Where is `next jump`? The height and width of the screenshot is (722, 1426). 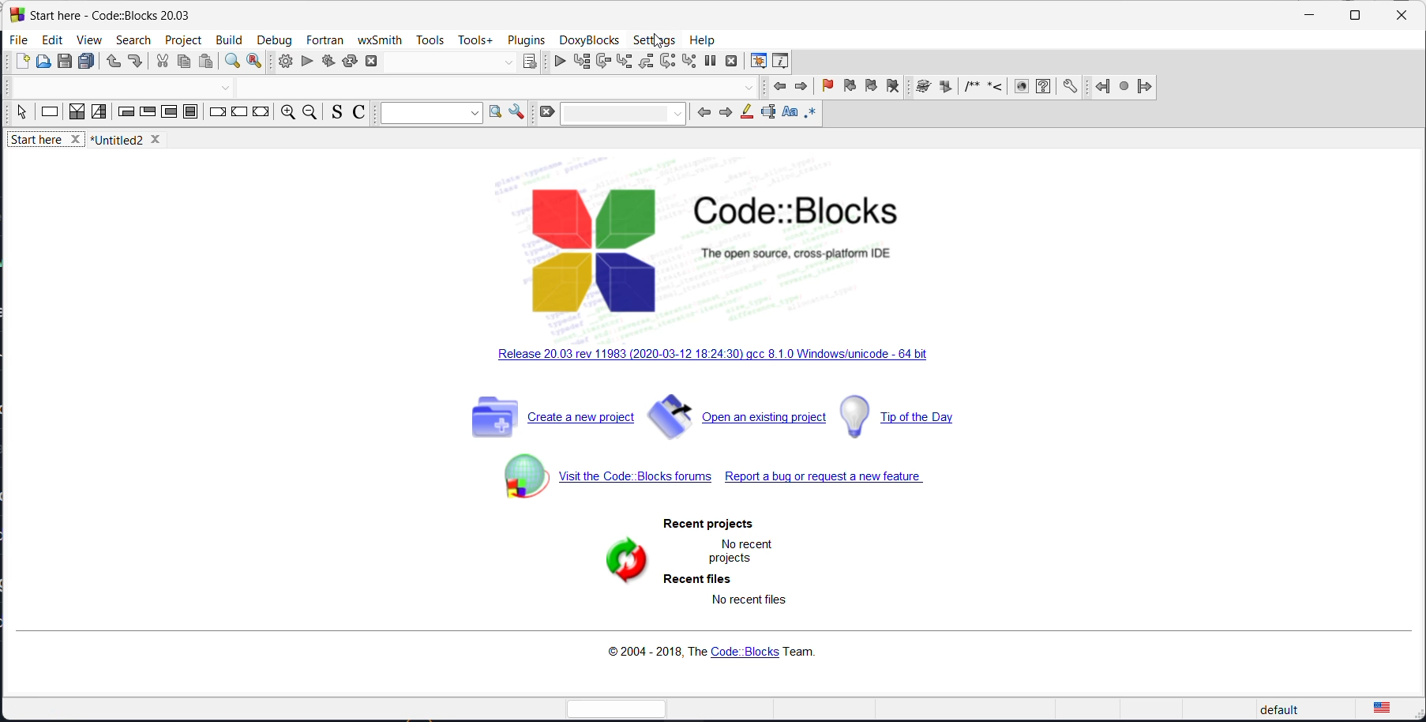 next jump is located at coordinates (1122, 88).